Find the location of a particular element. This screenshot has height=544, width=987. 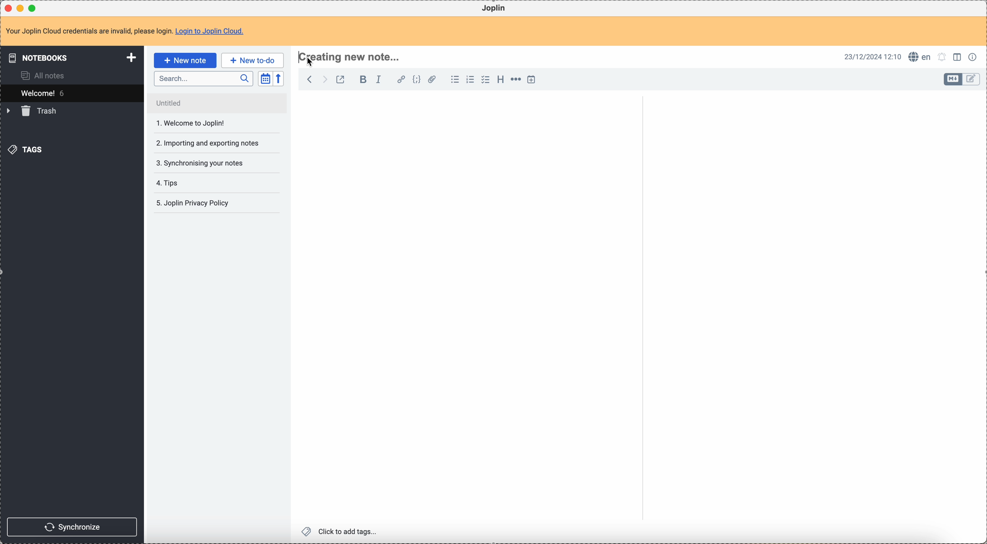

bulleted list is located at coordinates (455, 80).